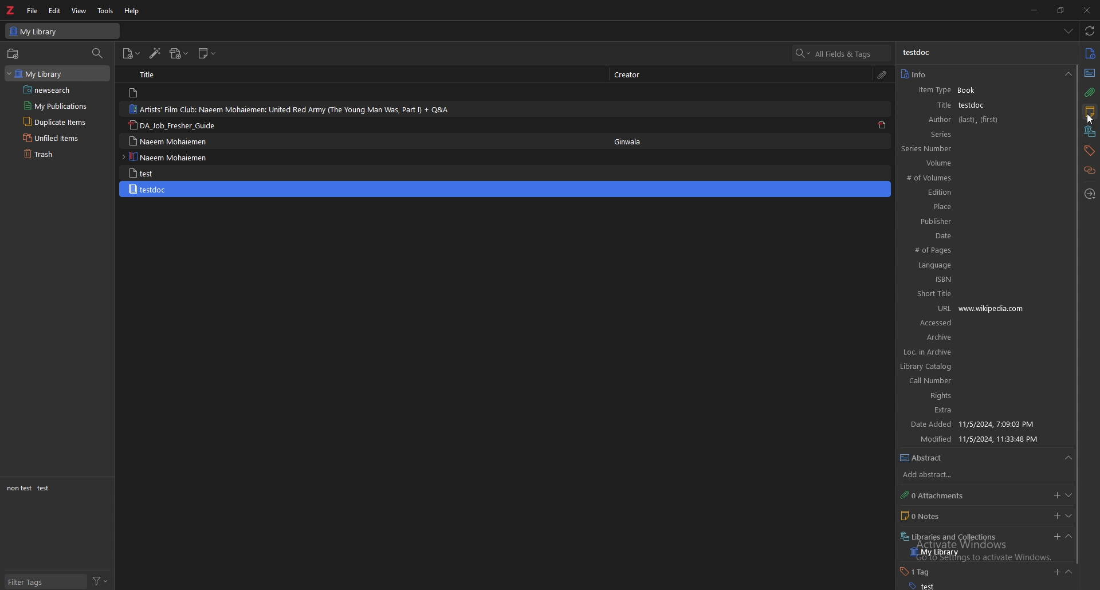 This screenshot has width=1100, height=590. I want to click on info, so click(1090, 53).